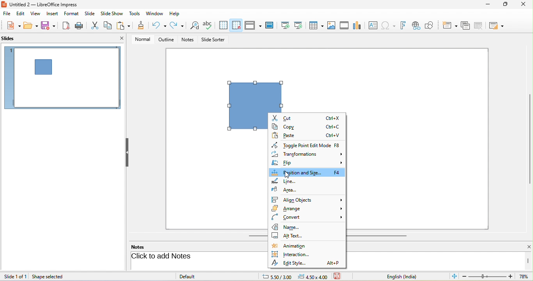 The height and width of the screenshot is (281, 533). I want to click on font work text, so click(404, 25).